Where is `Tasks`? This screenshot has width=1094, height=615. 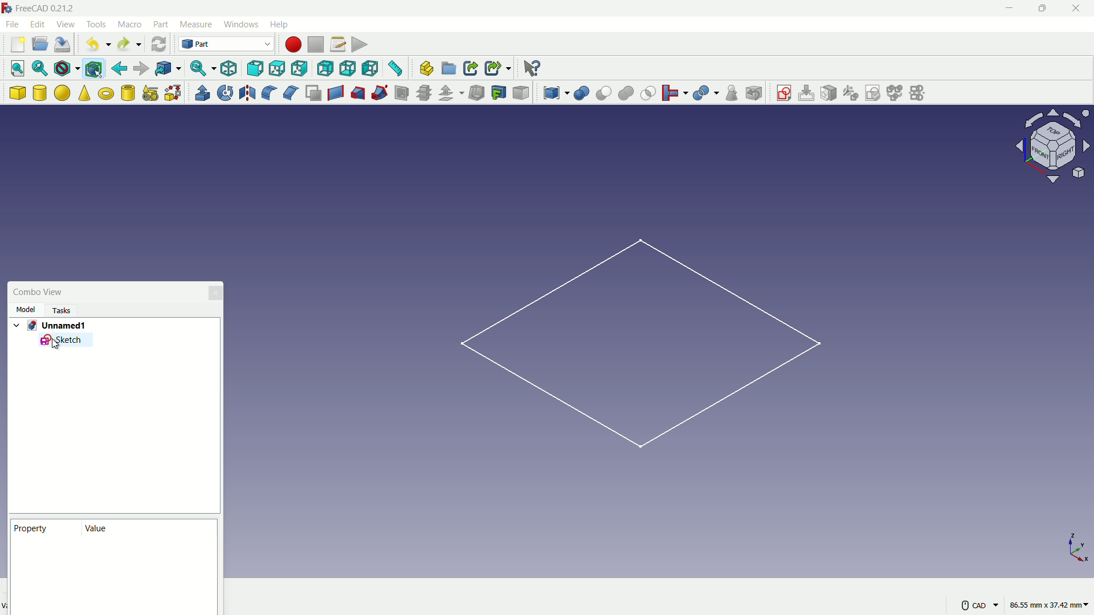 Tasks is located at coordinates (60, 310).